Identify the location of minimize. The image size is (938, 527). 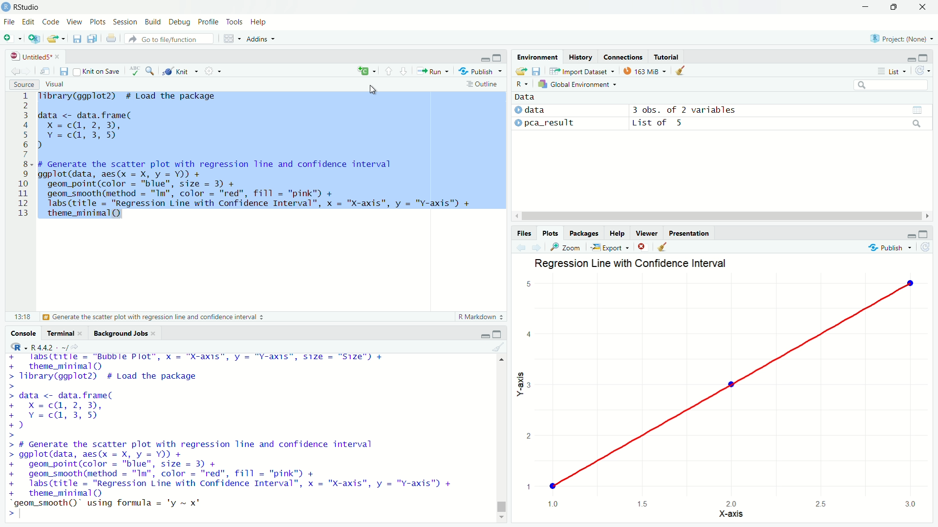
(865, 7).